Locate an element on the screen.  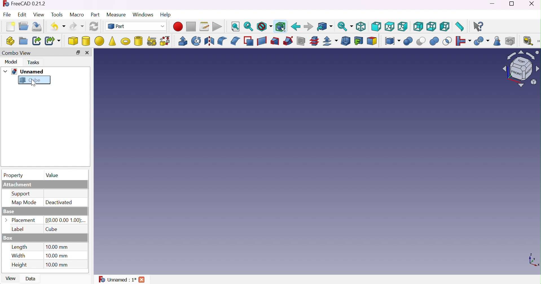
Label is located at coordinates (17, 229).